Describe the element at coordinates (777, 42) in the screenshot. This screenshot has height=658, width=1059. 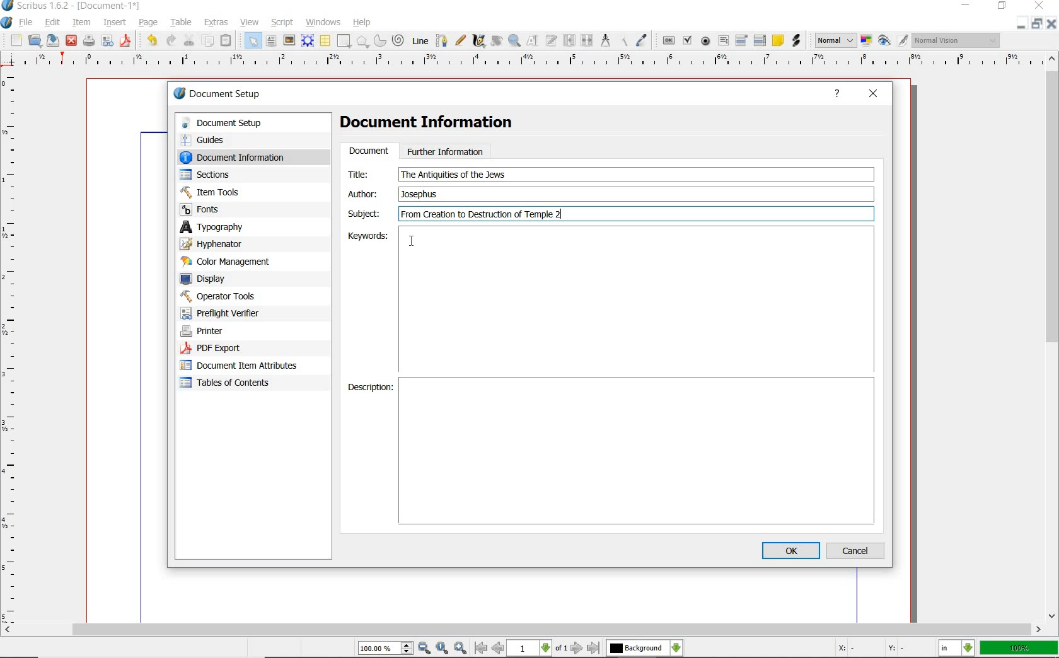
I see `text annotation` at that location.